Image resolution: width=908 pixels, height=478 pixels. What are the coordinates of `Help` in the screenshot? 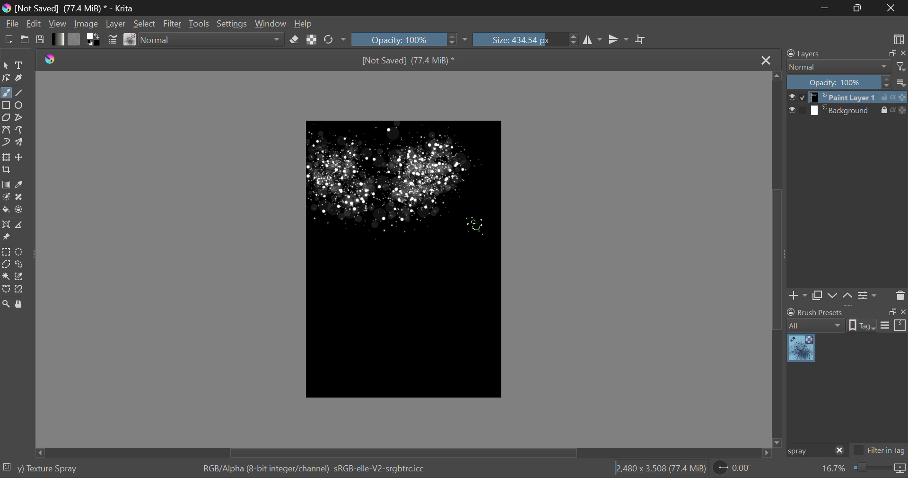 It's located at (304, 22).